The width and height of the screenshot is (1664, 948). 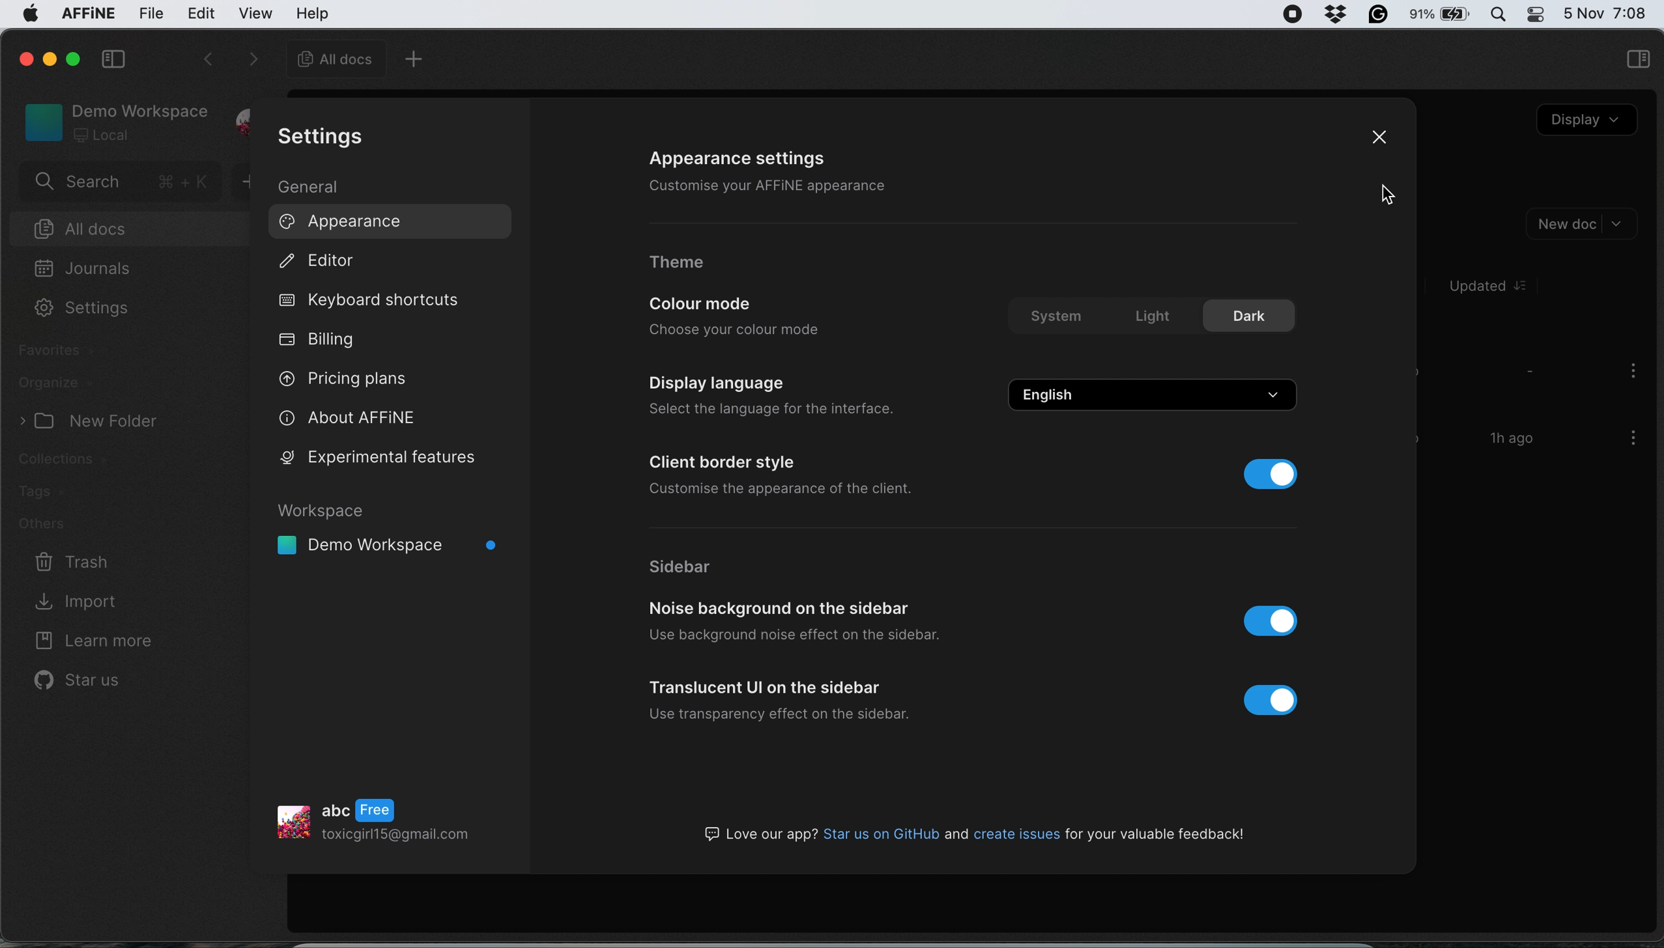 I want to click on favorites, so click(x=55, y=353).